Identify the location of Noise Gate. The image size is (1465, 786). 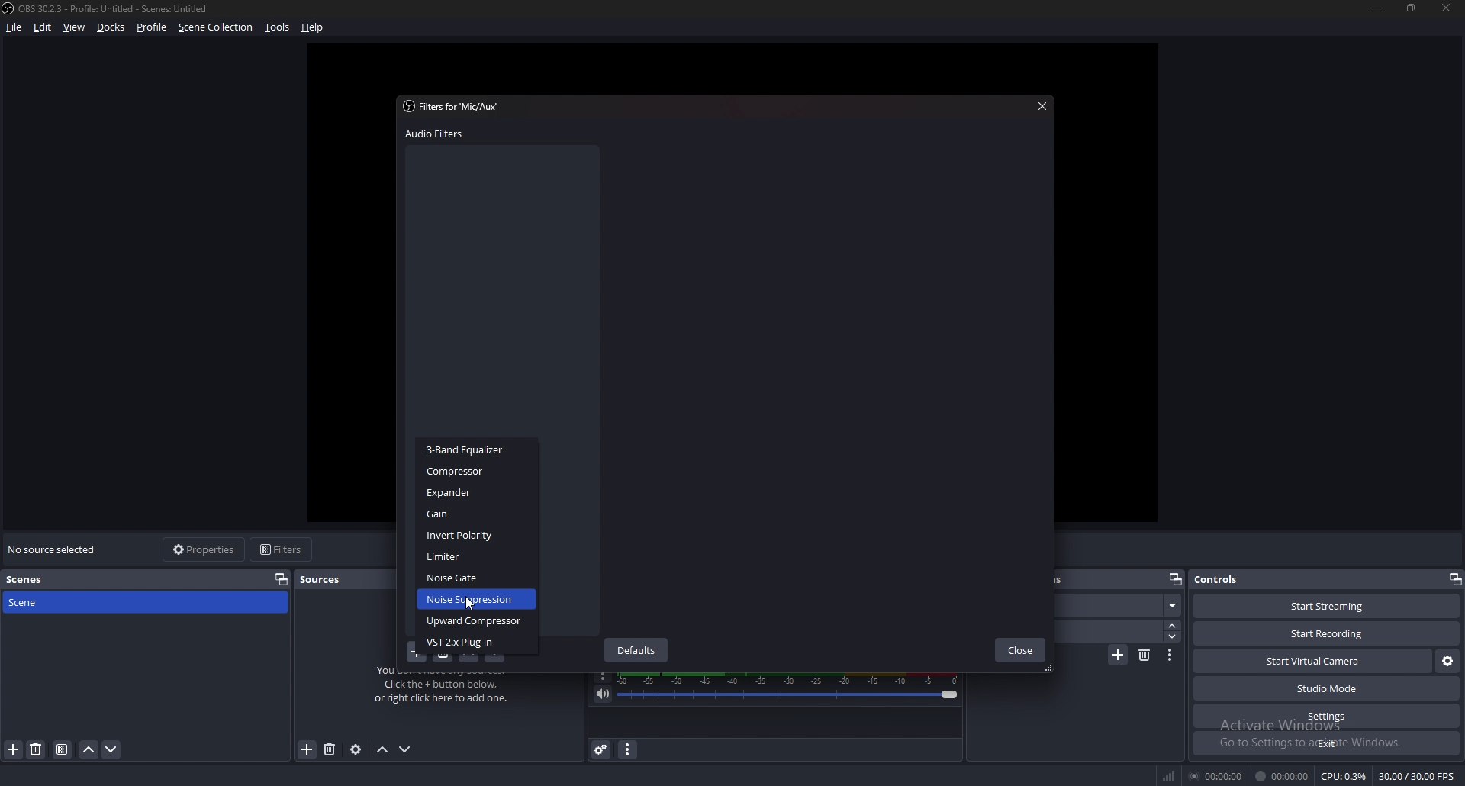
(466, 578).